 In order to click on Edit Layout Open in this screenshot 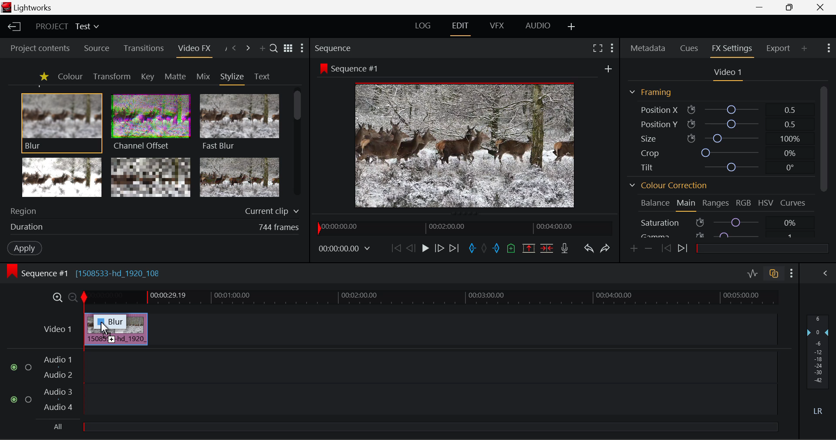, I will do `click(462, 27)`.